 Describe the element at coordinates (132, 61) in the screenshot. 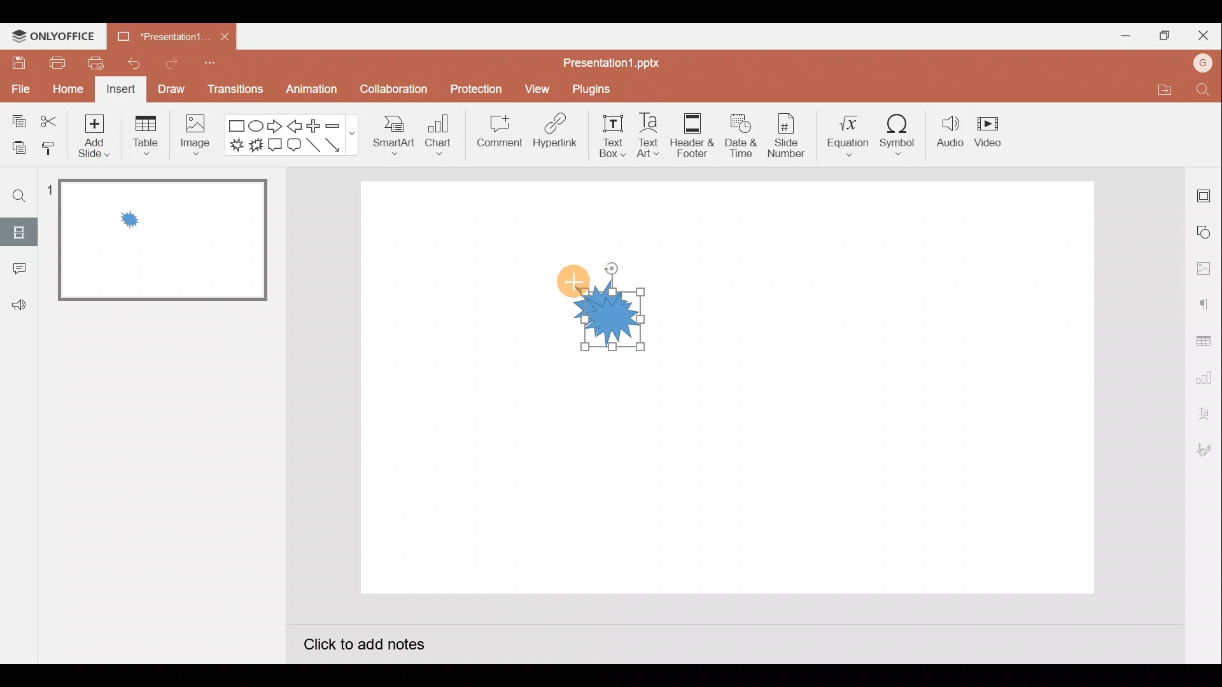

I see `Undo` at that location.